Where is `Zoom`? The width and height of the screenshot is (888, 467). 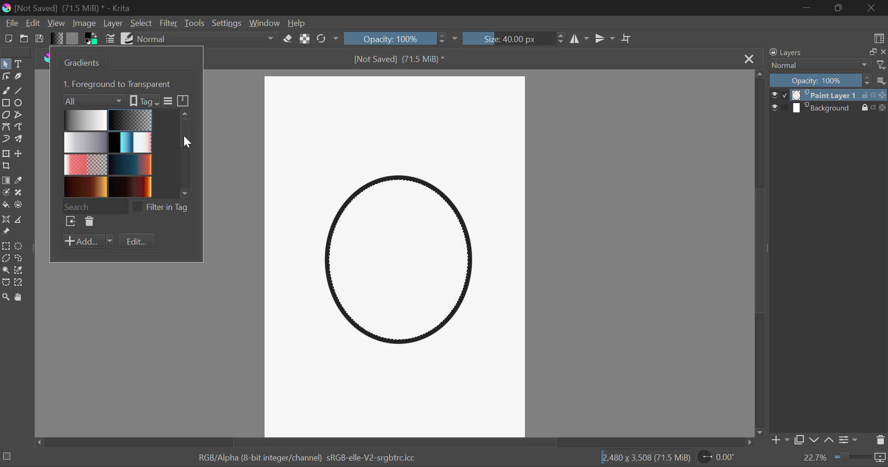
Zoom is located at coordinates (6, 298).